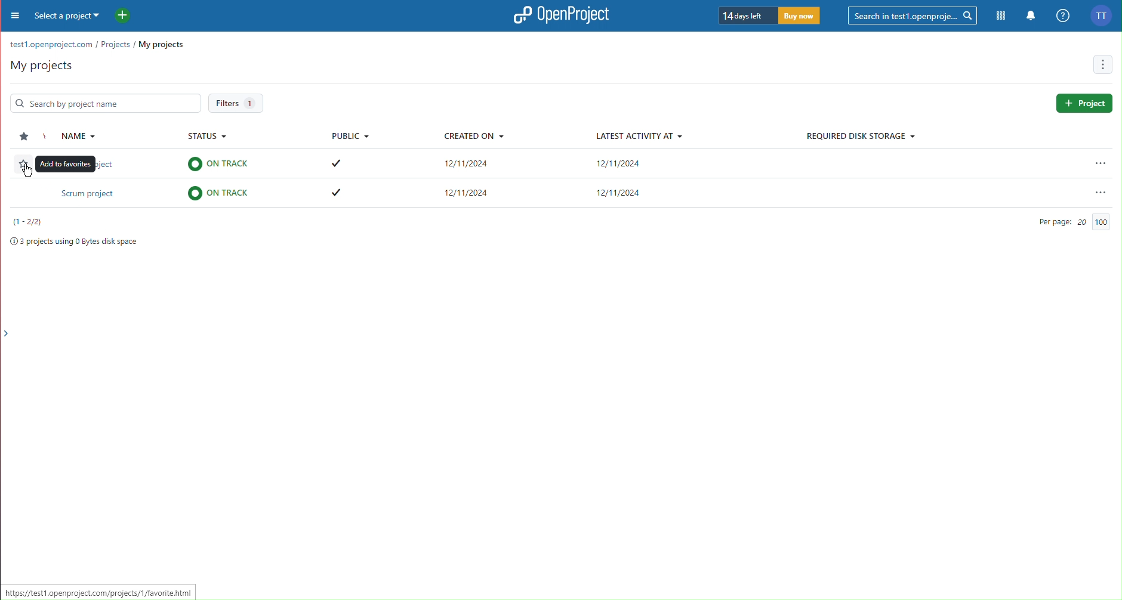 The height and width of the screenshot is (600, 1122). I want to click on Latest Activity at, so click(637, 136).